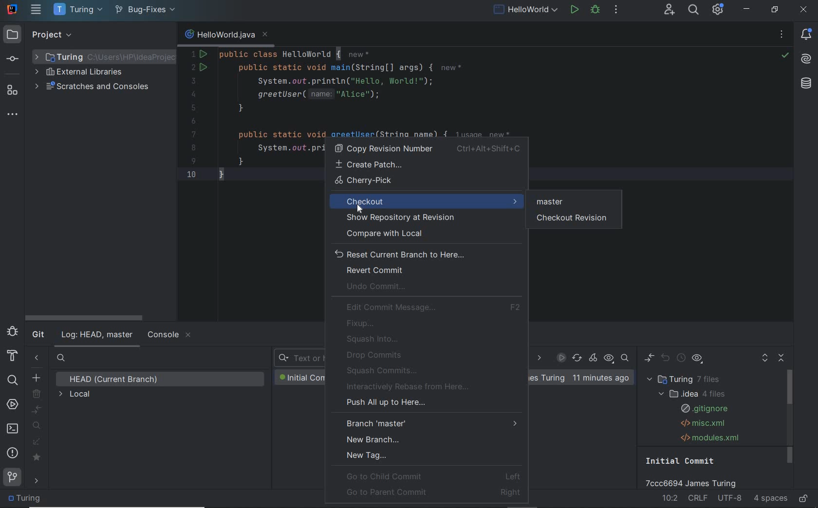 This screenshot has height=508, width=818. What do you see at coordinates (12, 356) in the screenshot?
I see `build` at bounding box center [12, 356].